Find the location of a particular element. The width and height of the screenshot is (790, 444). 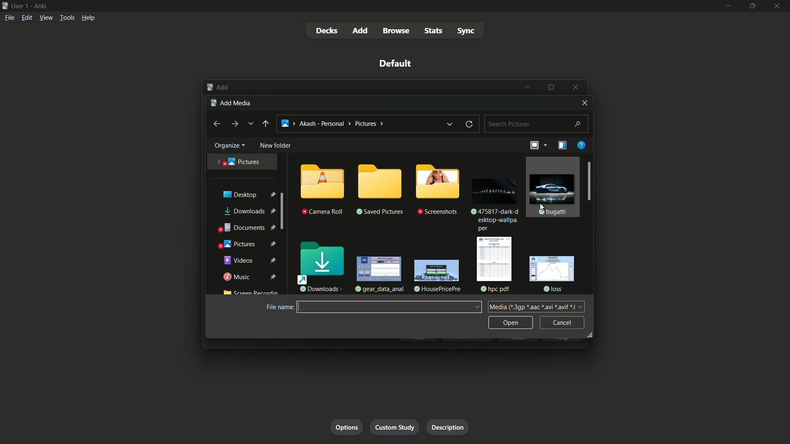

back is located at coordinates (265, 123).